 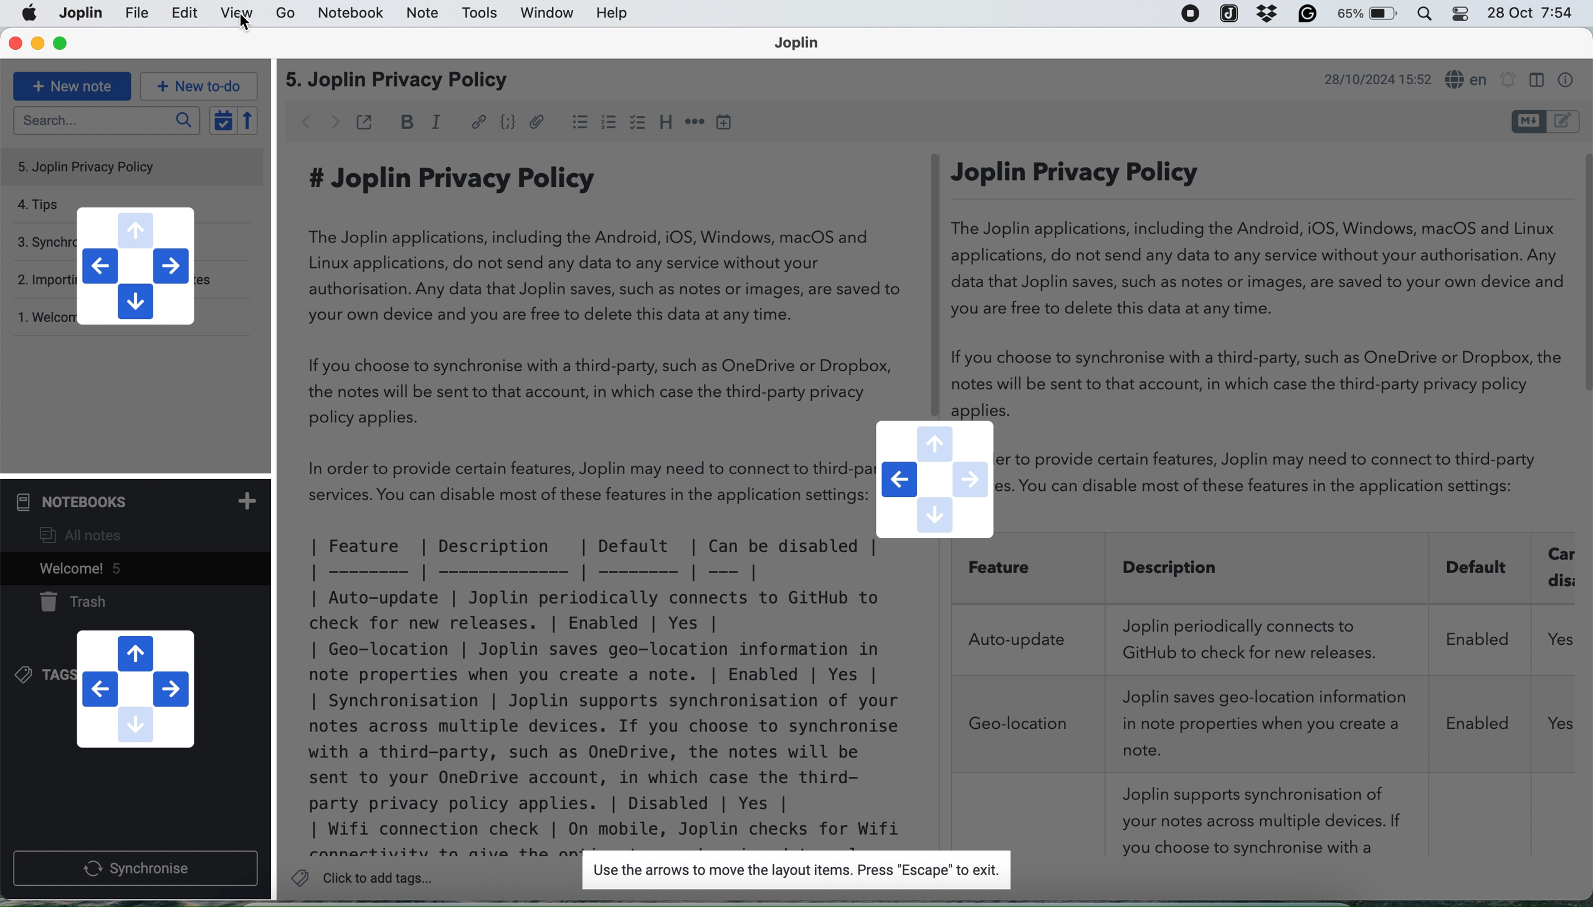 I want to click on joplin, so click(x=1229, y=13).